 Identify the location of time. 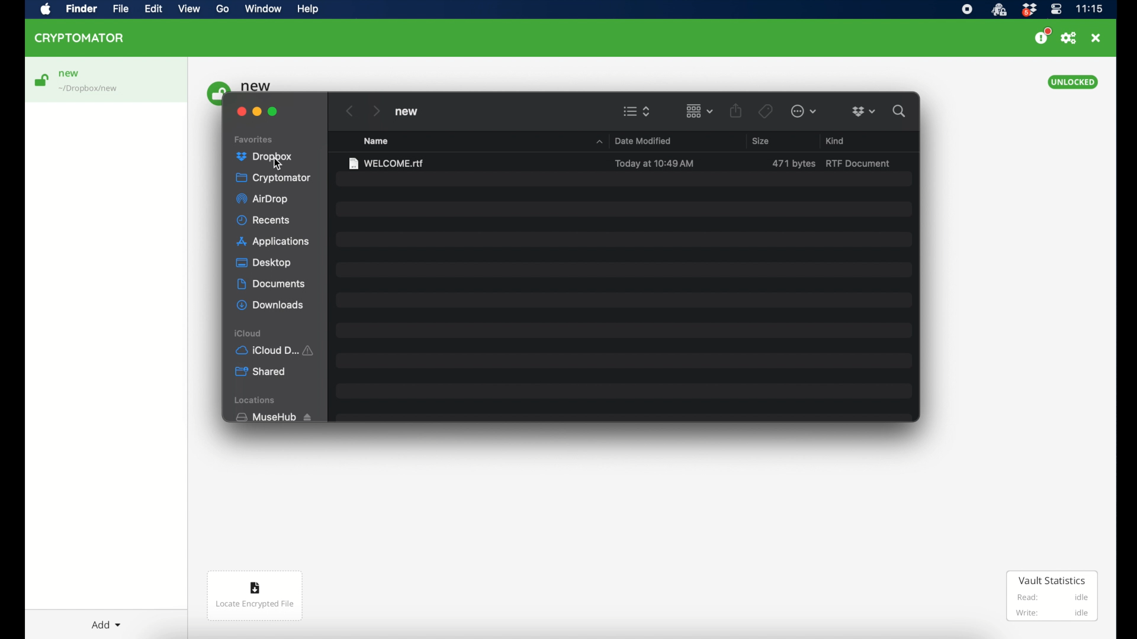
(1089, 8).